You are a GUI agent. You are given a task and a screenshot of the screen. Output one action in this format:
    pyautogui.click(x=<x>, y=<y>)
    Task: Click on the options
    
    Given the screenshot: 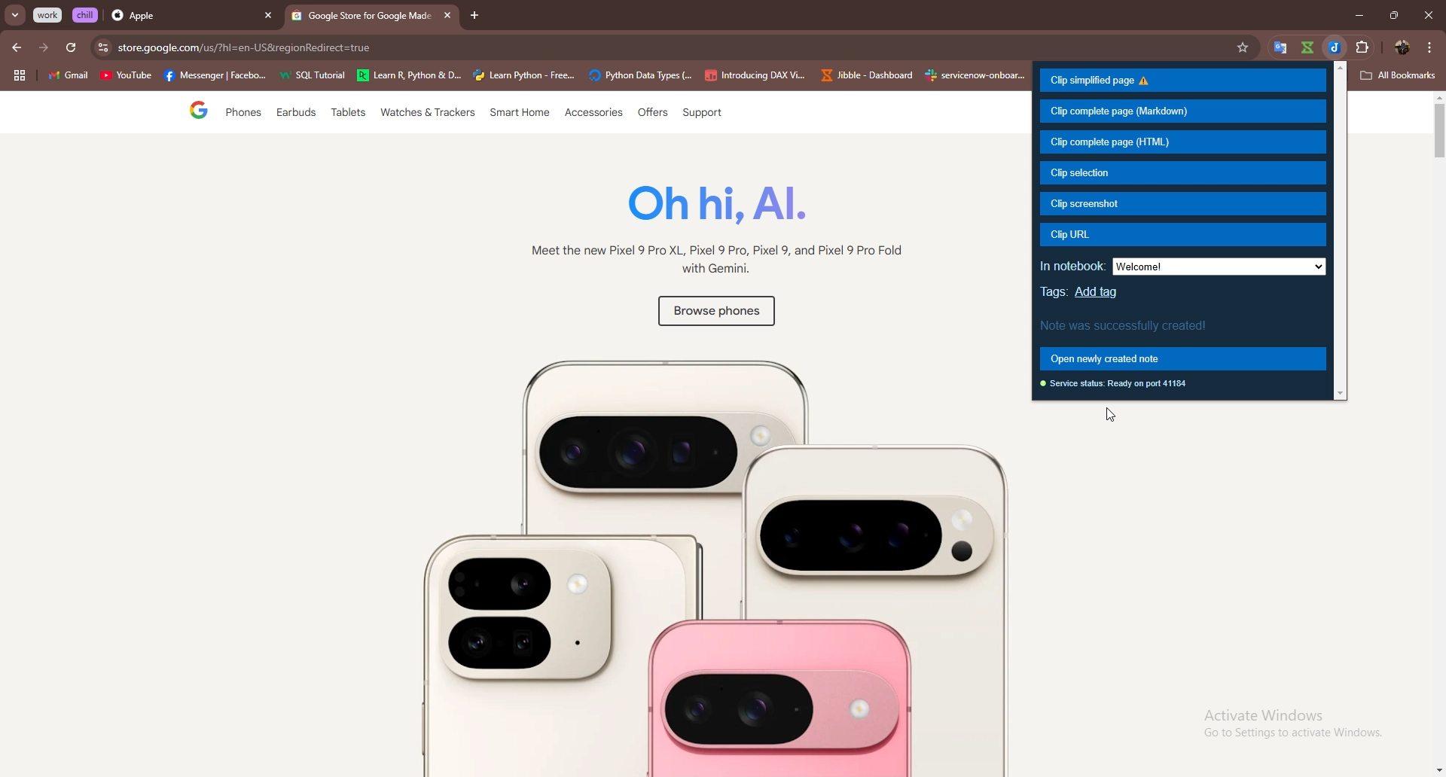 What is the action you would take?
    pyautogui.click(x=1430, y=47)
    